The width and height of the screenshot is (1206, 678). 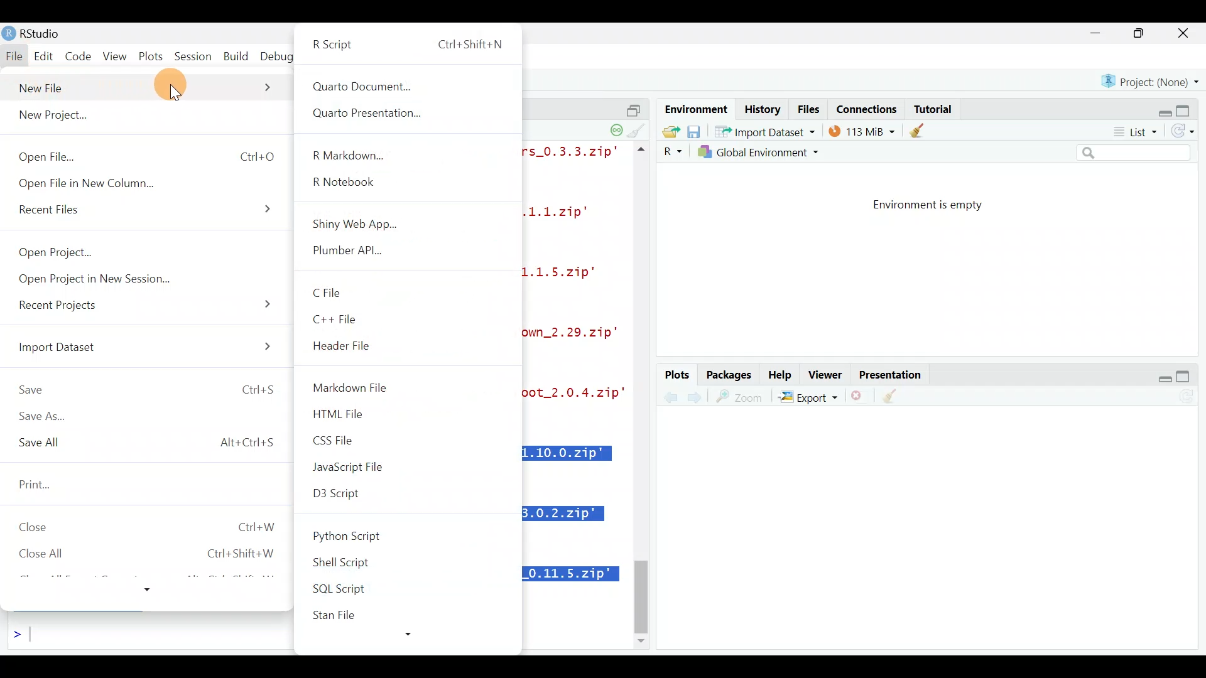 I want to click on Line cursor, so click(x=22, y=637).